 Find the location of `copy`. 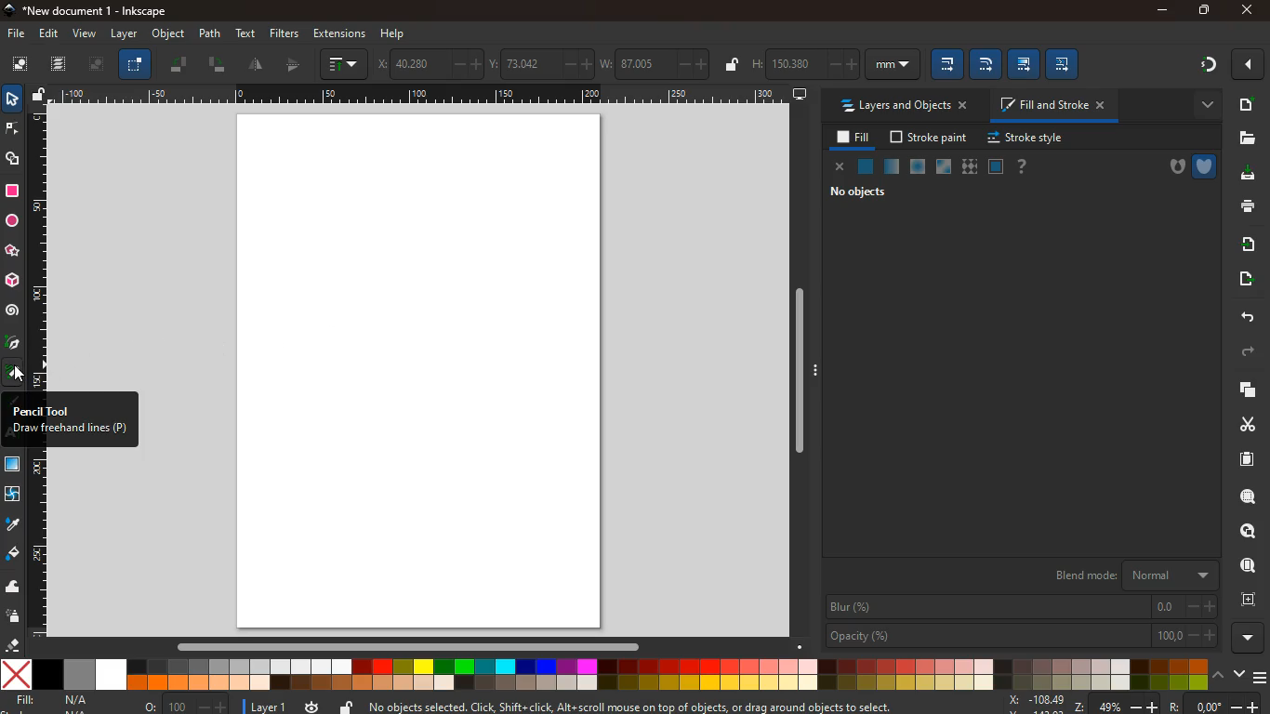

copy is located at coordinates (1244, 390).